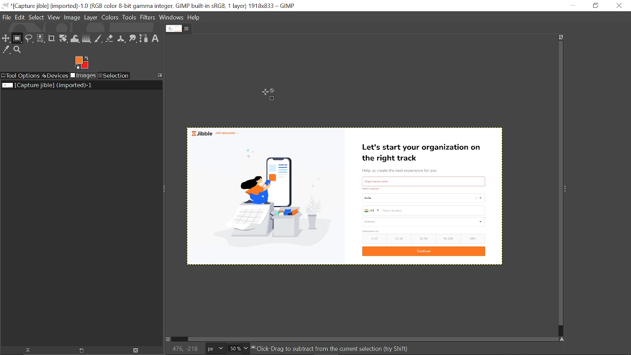  Describe the element at coordinates (25, 350) in the screenshot. I see `Raise display for this image` at that location.